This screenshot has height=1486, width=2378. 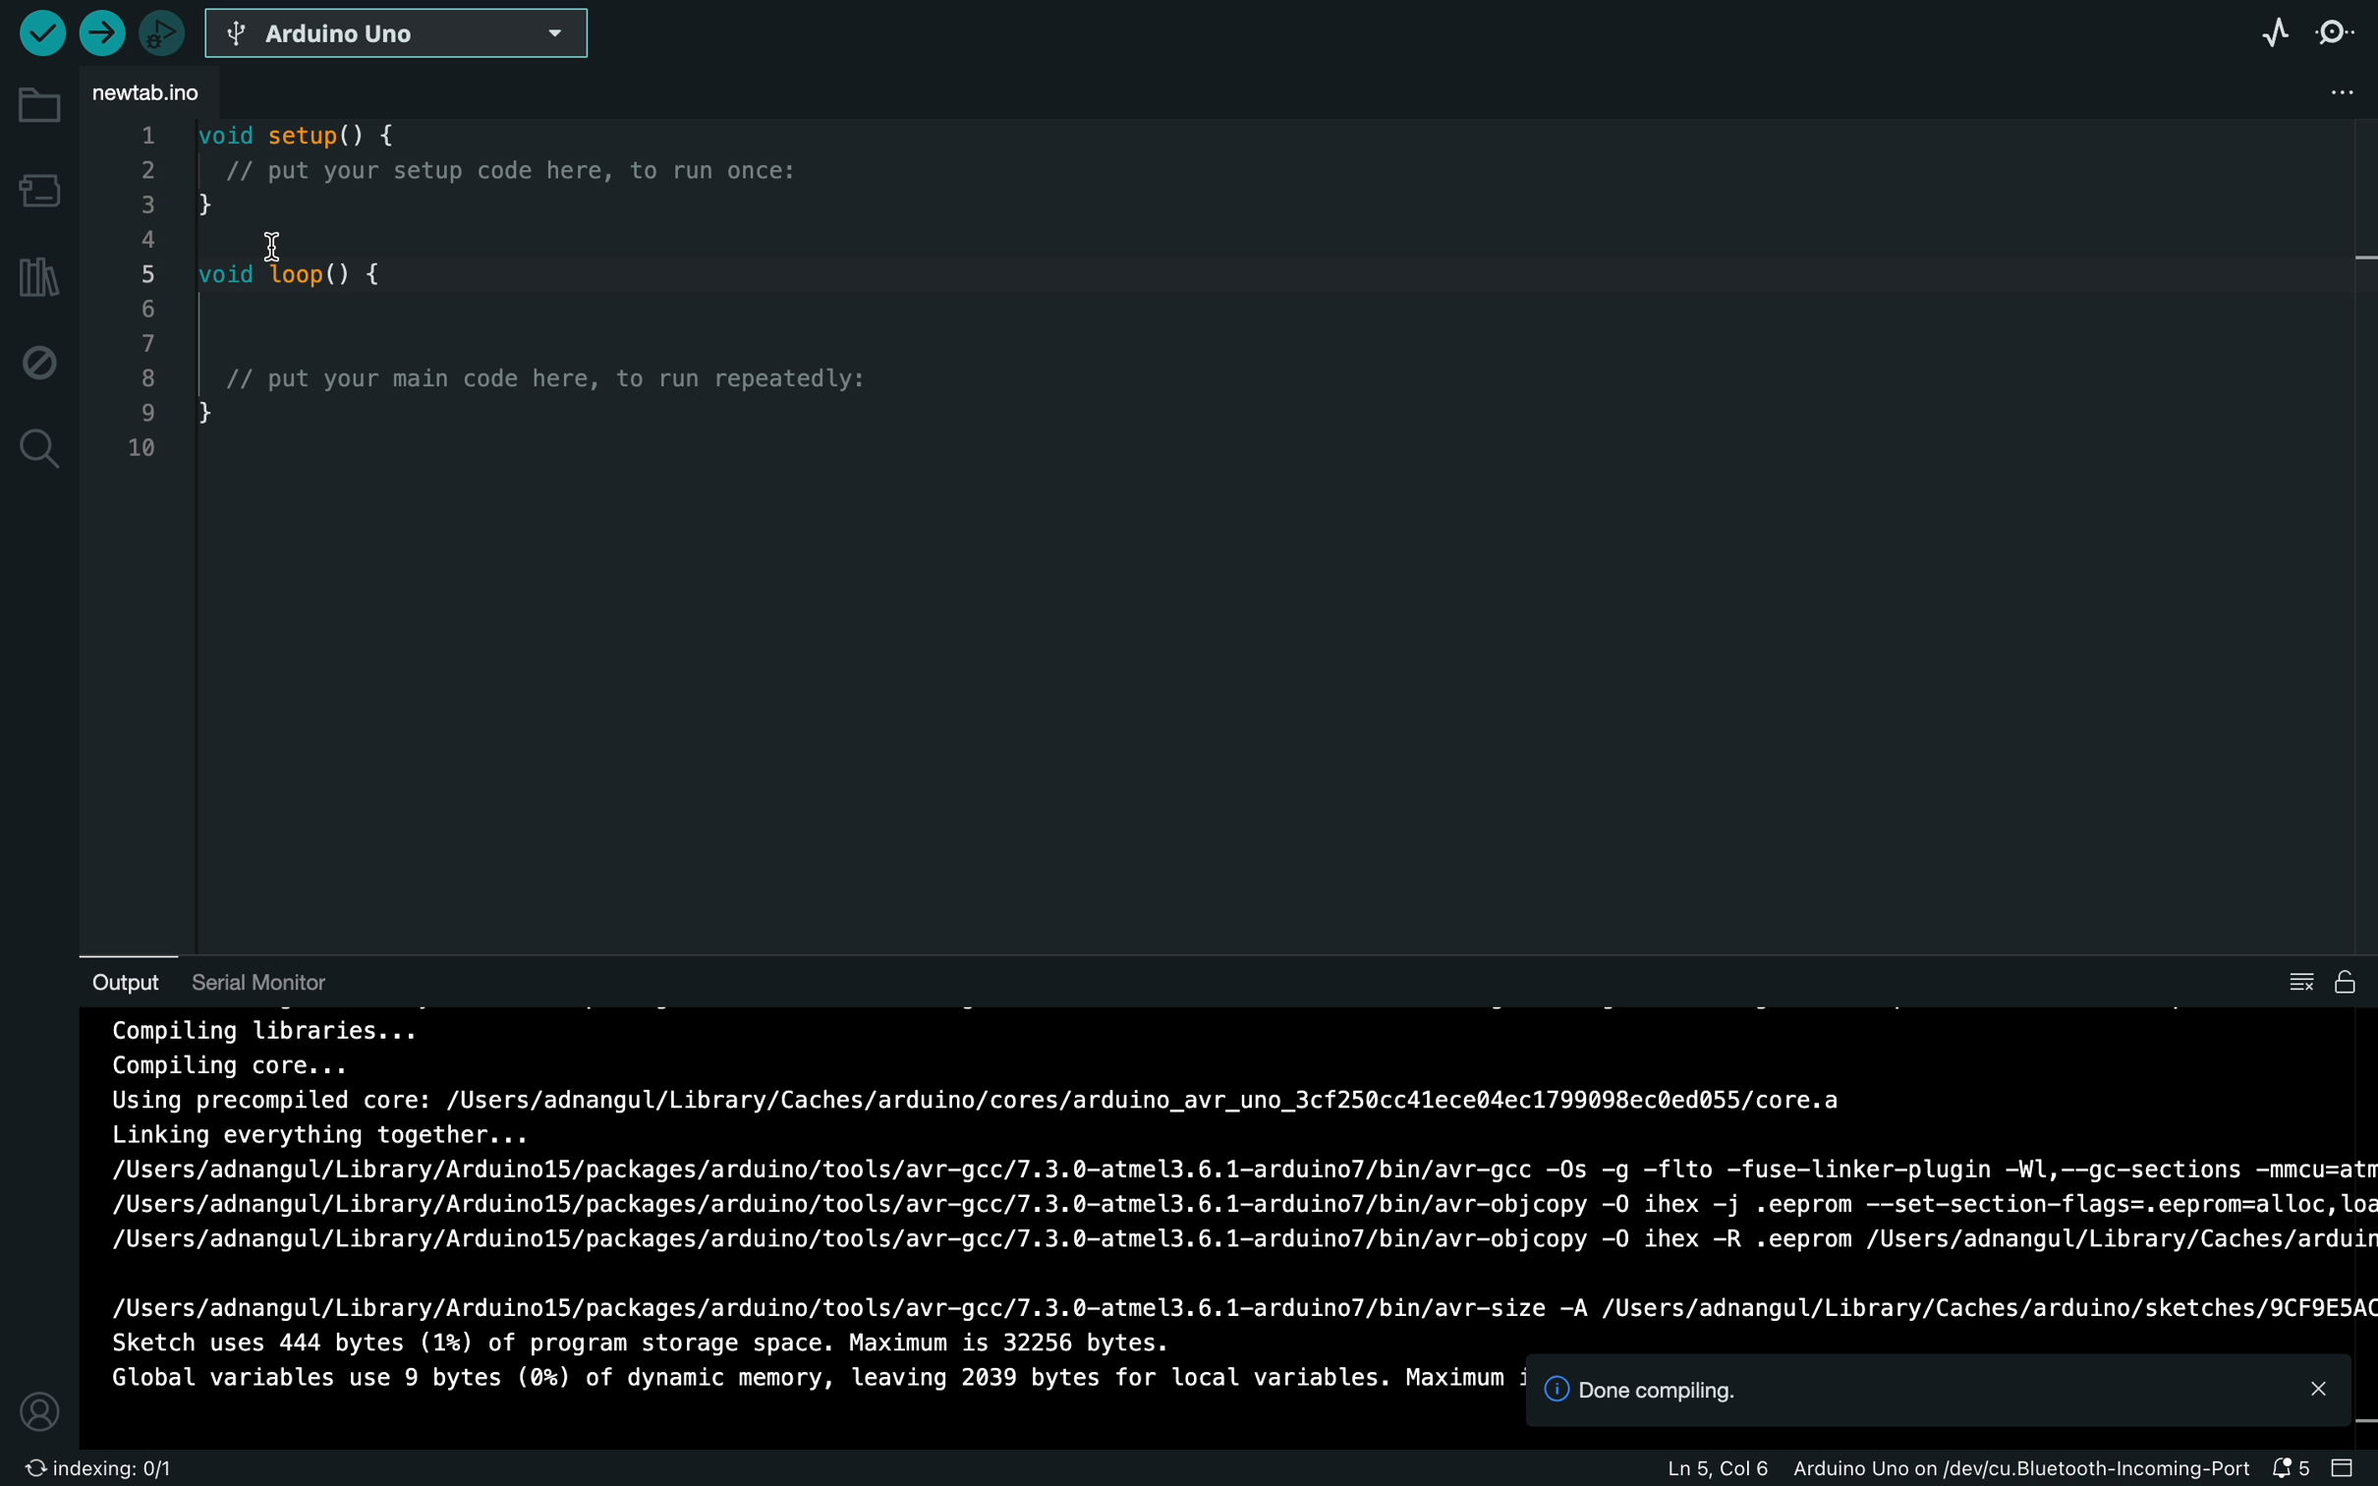 What do you see at coordinates (403, 37) in the screenshot?
I see `select board` at bounding box center [403, 37].